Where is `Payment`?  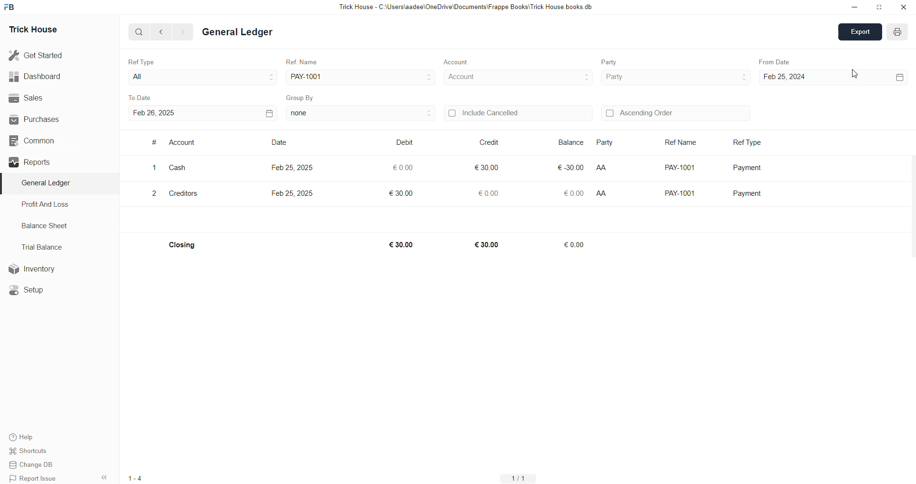 Payment is located at coordinates (750, 193).